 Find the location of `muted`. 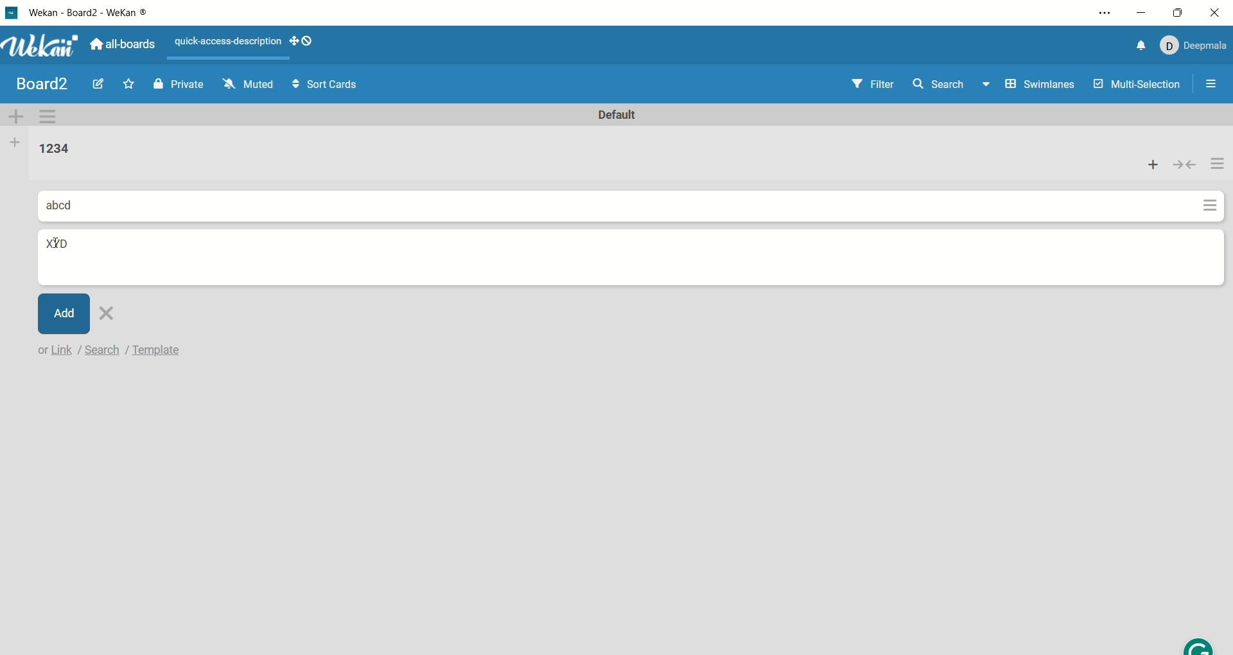

muted is located at coordinates (253, 83).